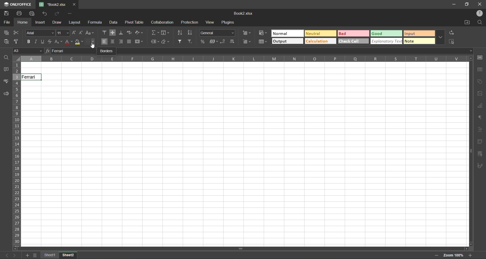 This screenshot has height=259, width=486. I want to click on explanatory text, so click(386, 41).